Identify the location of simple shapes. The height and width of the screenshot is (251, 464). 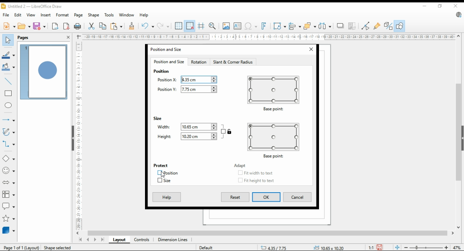
(8, 158).